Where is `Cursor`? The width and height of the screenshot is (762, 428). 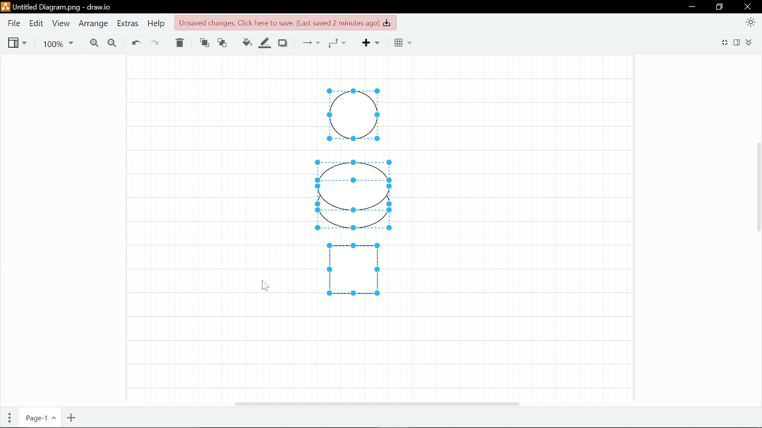 Cursor is located at coordinates (266, 285).